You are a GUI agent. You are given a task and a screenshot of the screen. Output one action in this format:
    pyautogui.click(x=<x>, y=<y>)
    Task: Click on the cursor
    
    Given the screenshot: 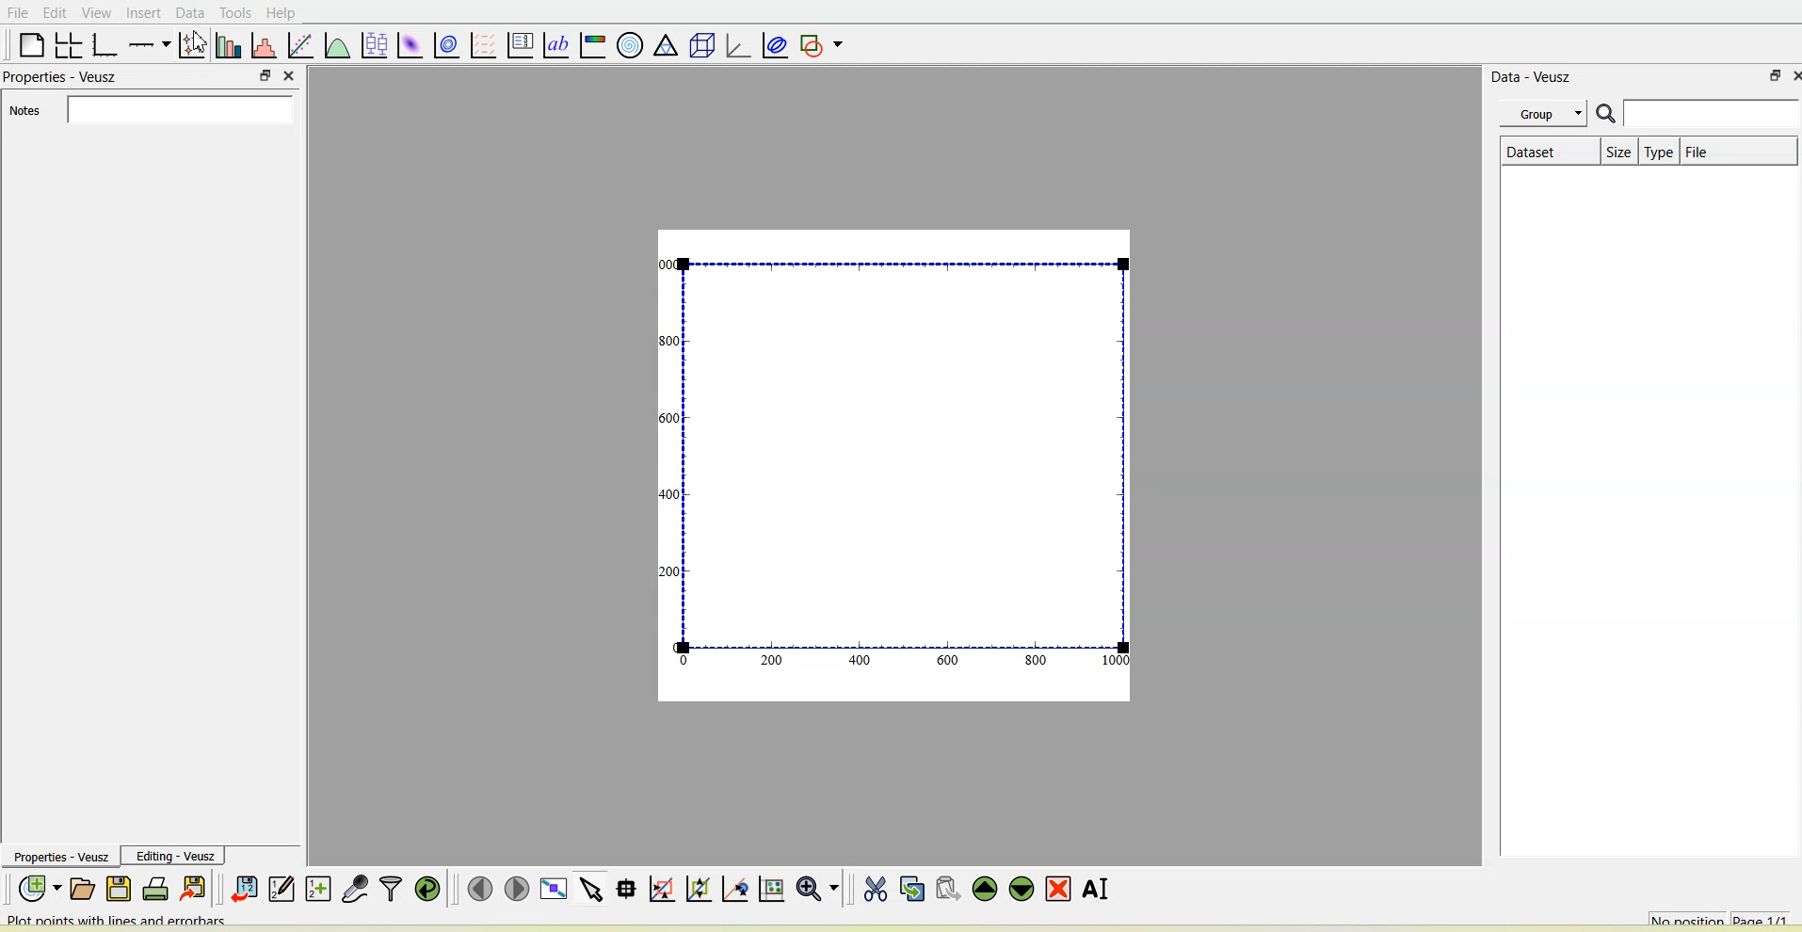 What is the action you would take?
    pyautogui.click(x=200, y=43)
    